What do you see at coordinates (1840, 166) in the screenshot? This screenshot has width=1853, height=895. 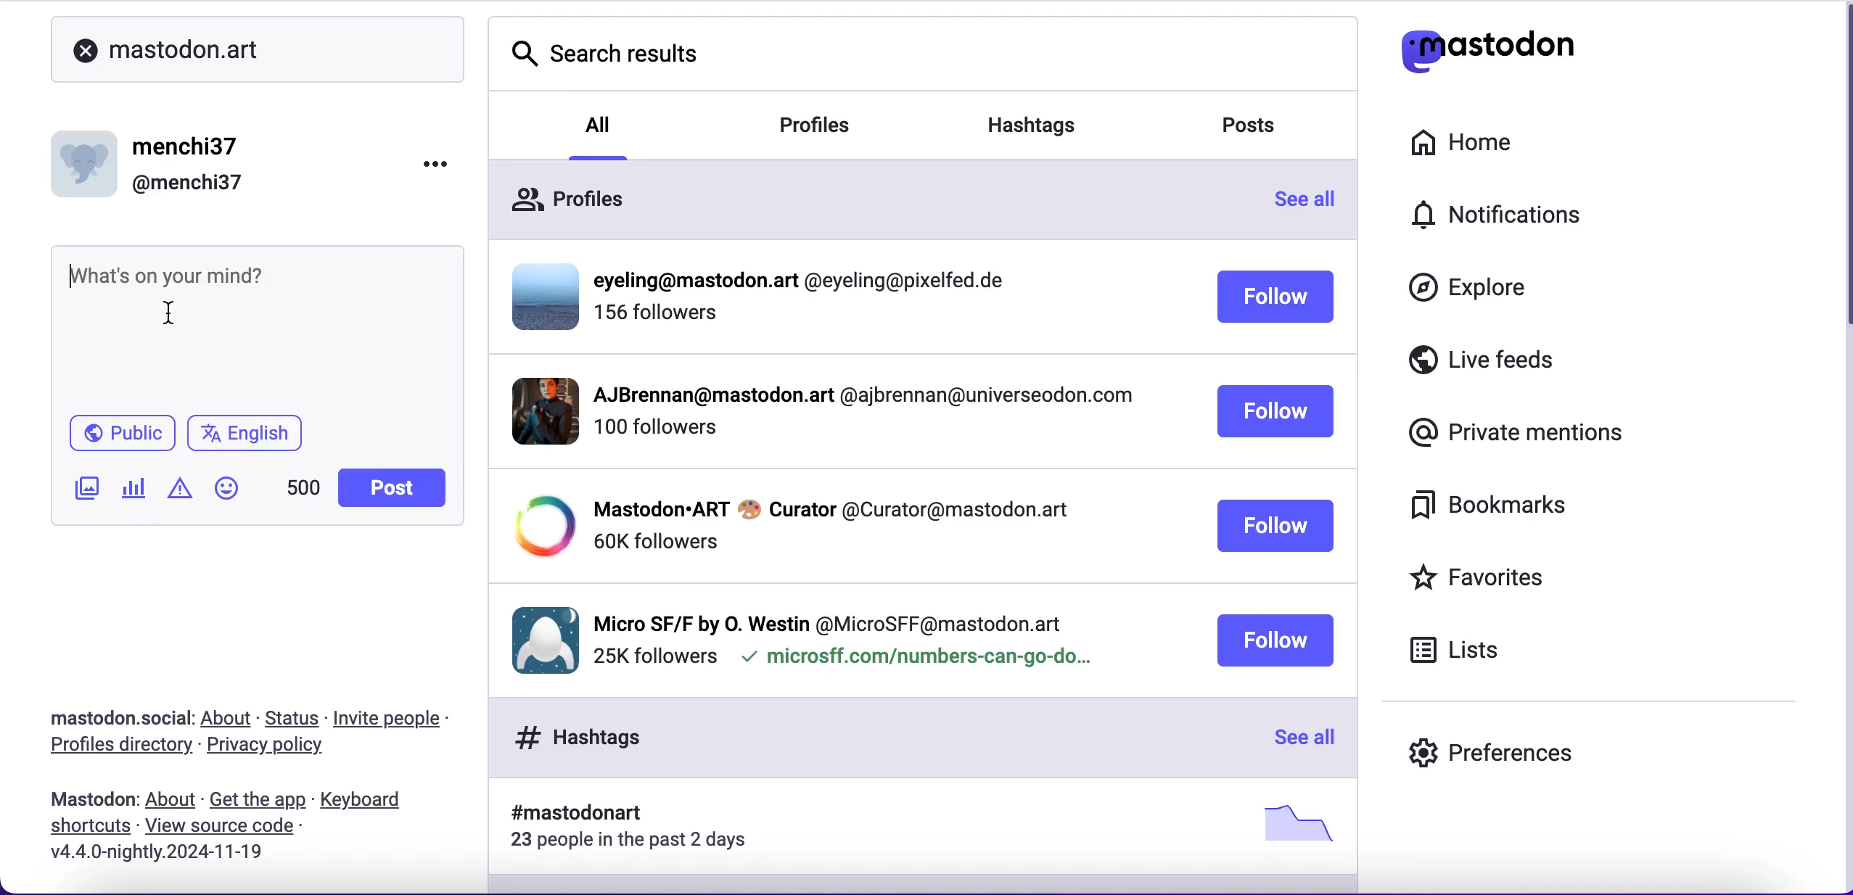 I see `scroll bar` at bounding box center [1840, 166].